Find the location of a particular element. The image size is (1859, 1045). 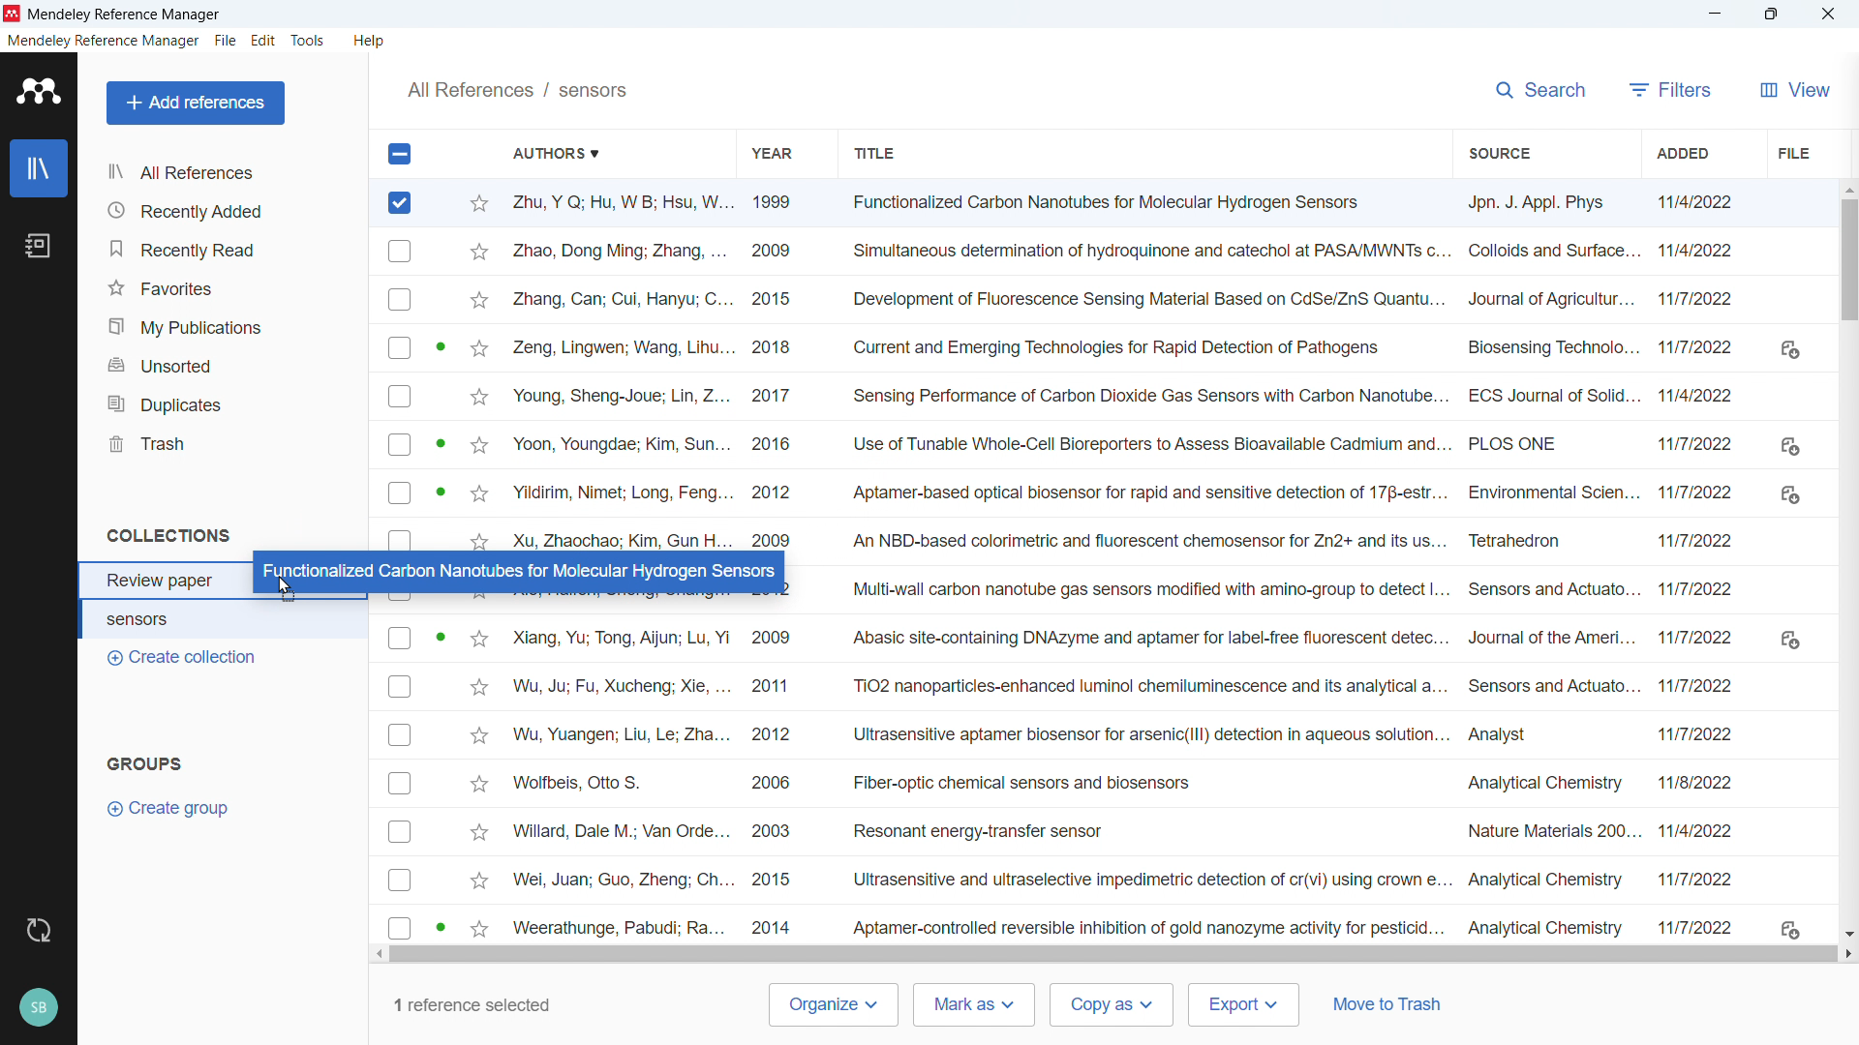

Recently read  is located at coordinates (226, 250).